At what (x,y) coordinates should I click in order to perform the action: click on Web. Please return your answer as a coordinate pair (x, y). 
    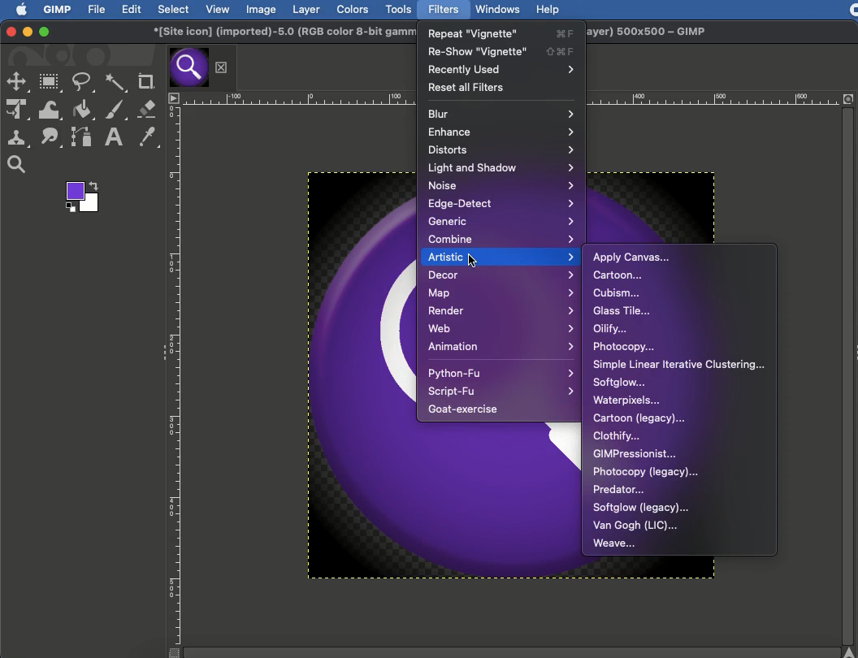
    Looking at the image, I should click on (501, 327).